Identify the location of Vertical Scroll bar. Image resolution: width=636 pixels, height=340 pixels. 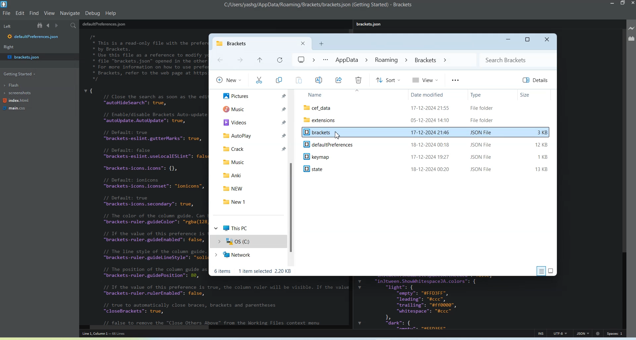
(623, 177).